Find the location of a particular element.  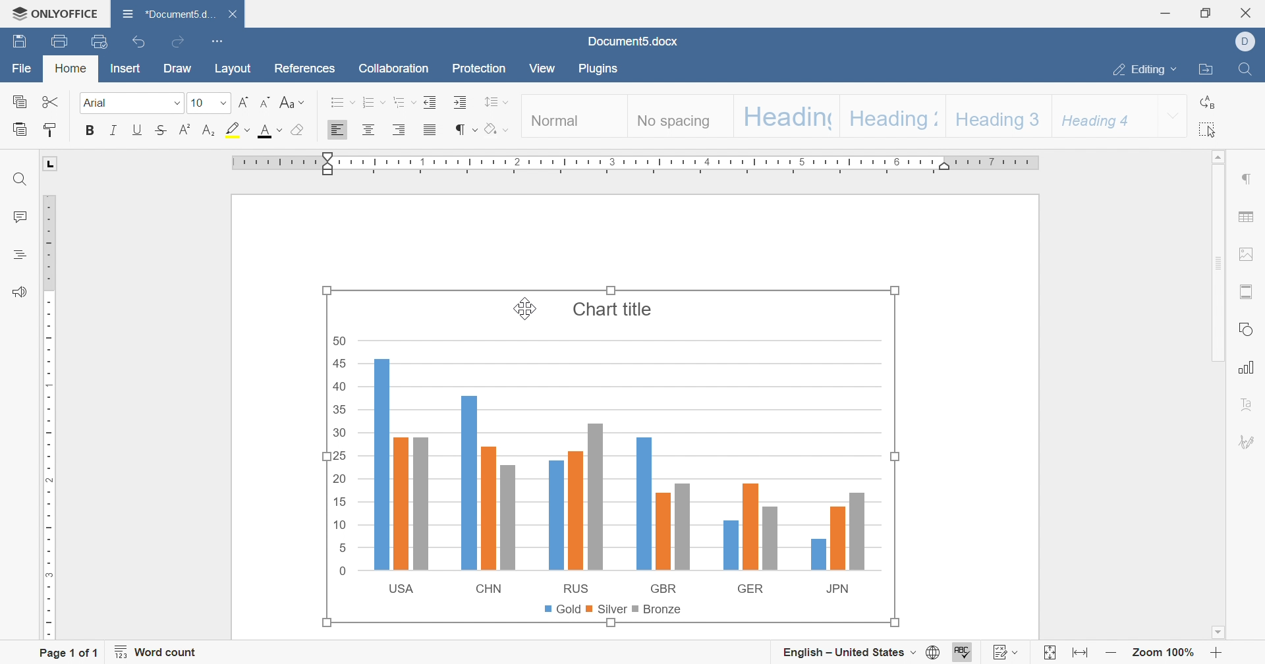

replace is located at coordinates (1210, 103).